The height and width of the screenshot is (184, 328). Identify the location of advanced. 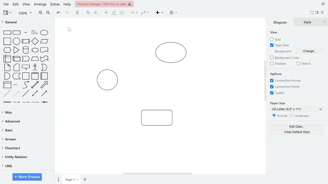
(26, 121).